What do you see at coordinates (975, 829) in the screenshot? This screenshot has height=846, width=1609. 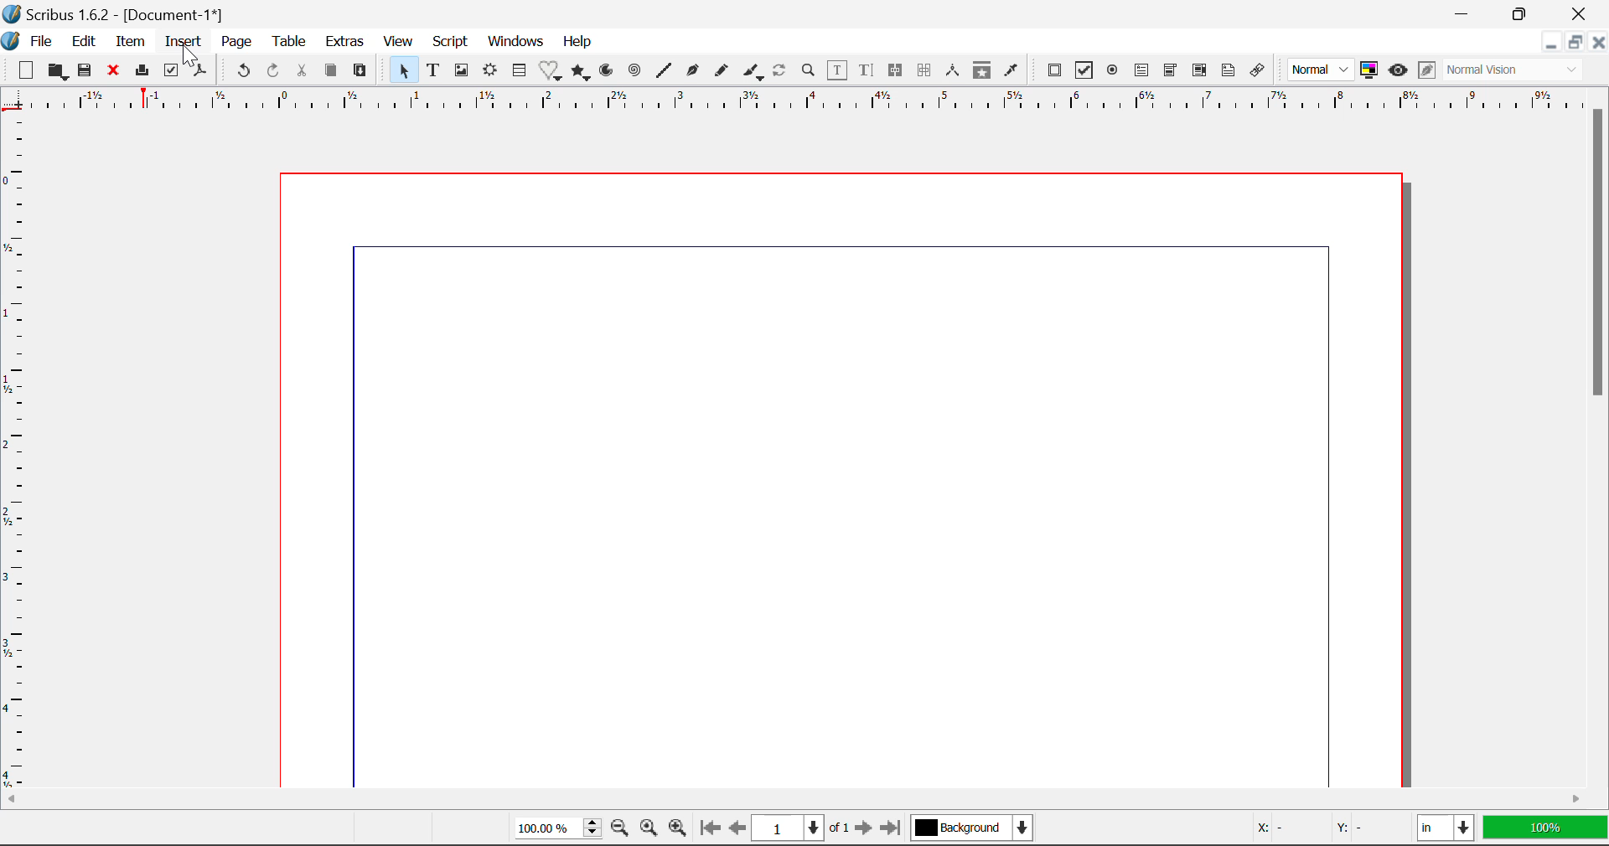 I see `Background` at bounding box center [975, 829].